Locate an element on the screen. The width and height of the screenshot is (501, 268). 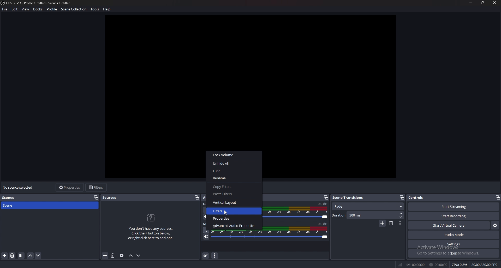
filters is located at coordinates (97, 187).